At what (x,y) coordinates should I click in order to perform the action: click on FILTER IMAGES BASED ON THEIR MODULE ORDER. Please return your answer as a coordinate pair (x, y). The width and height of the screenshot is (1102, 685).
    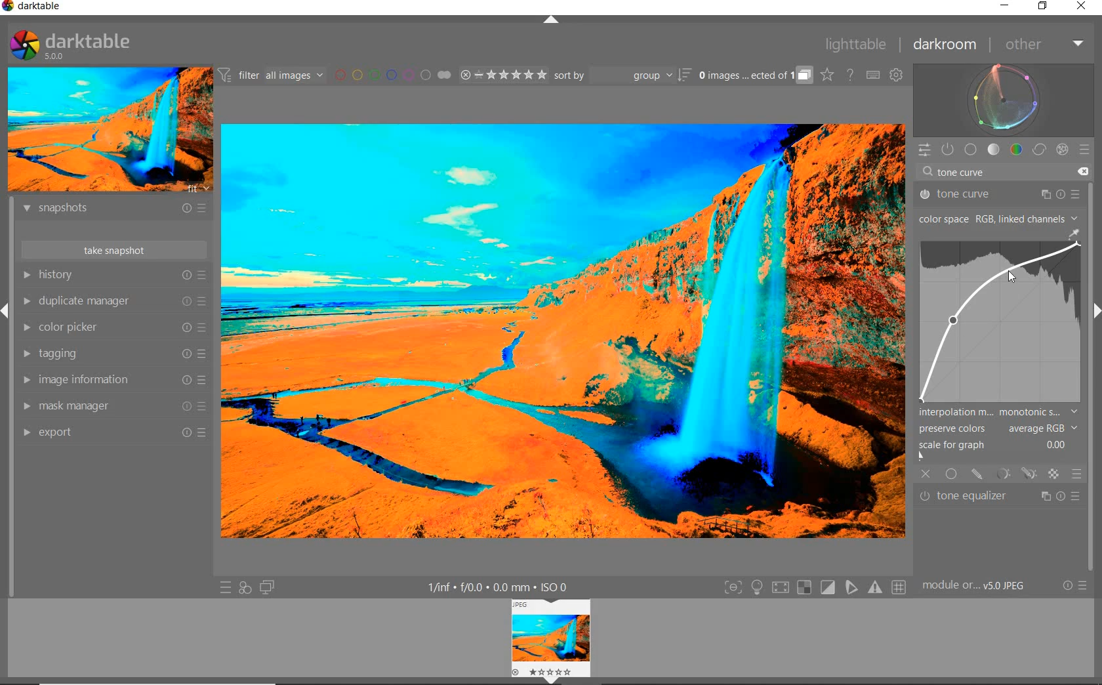
    Looking at the image, I should click on (271, 75).